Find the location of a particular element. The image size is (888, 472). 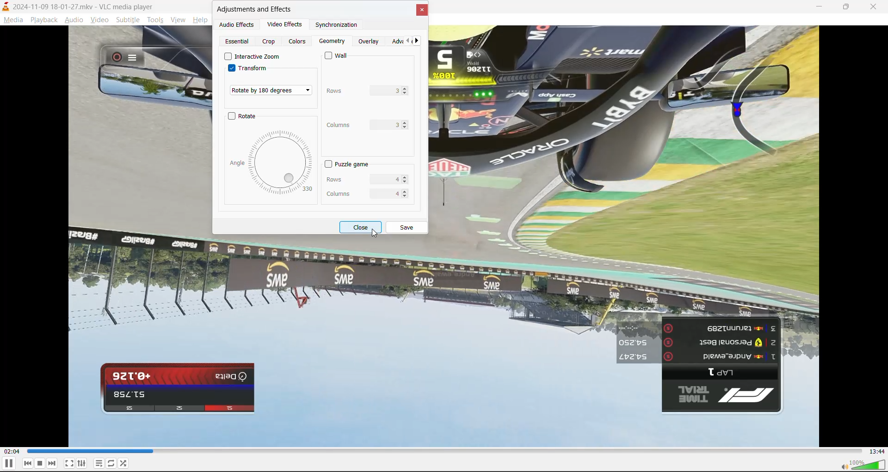

audio is located at coordinates (74, 21).